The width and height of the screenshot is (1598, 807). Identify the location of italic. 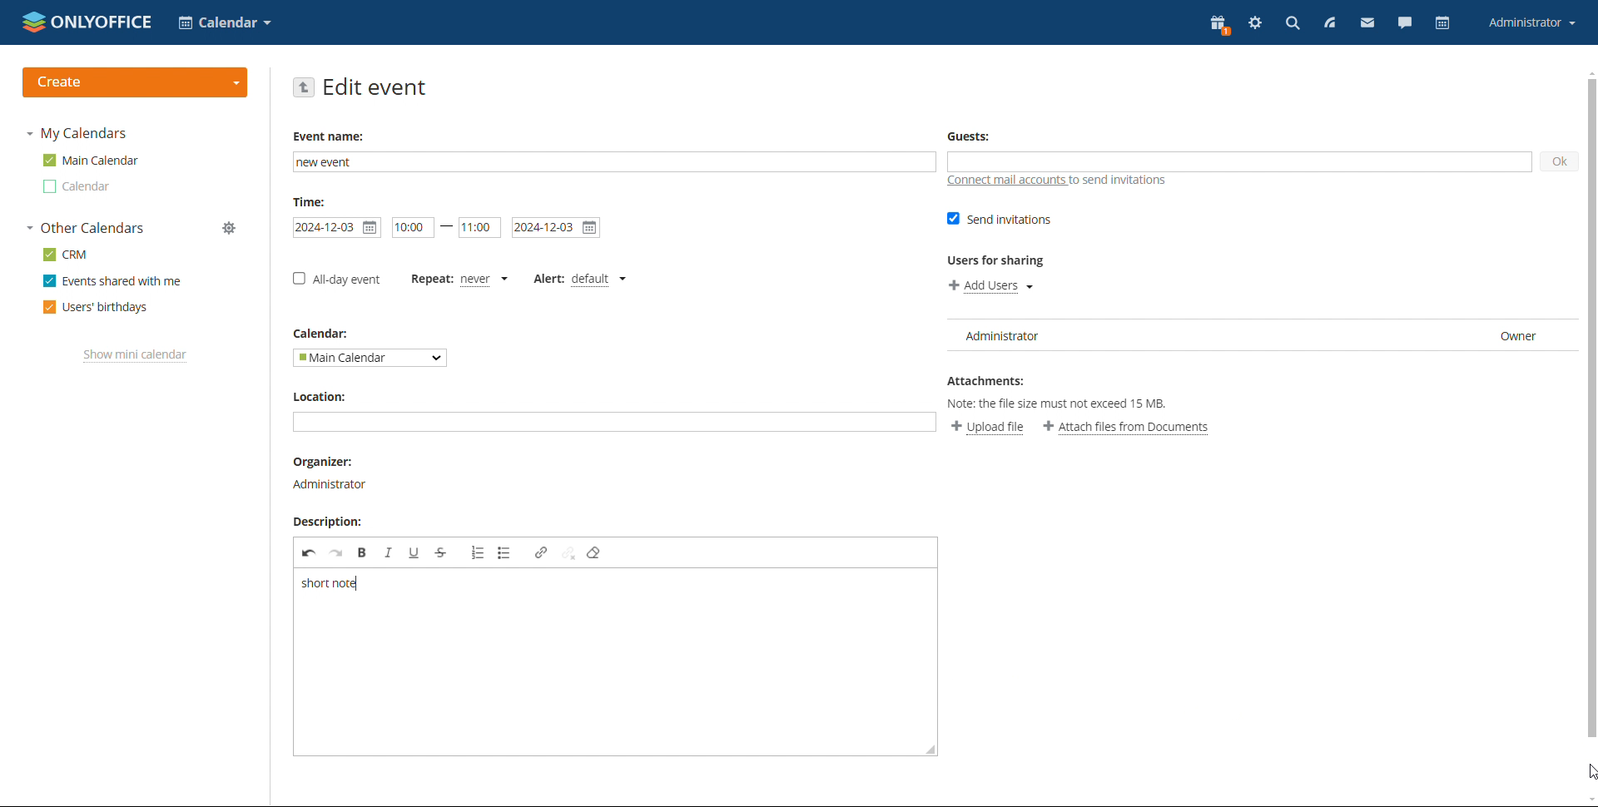
(389, 552).